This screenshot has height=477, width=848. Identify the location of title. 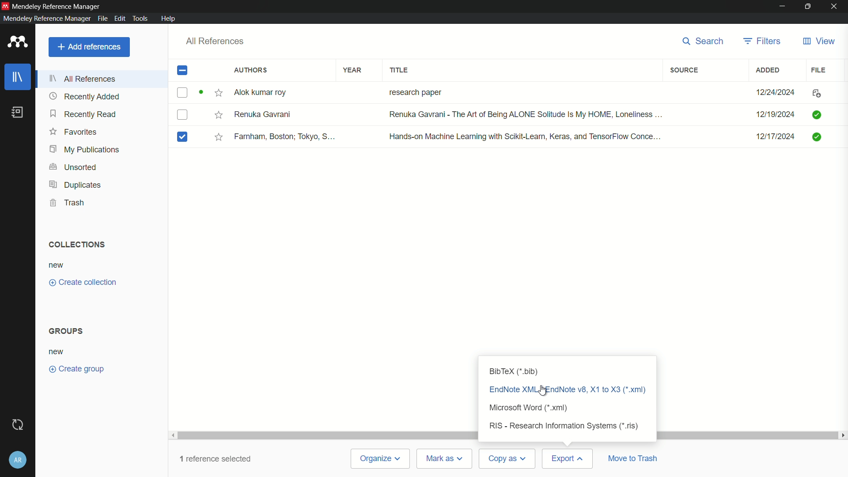
(401, 70).